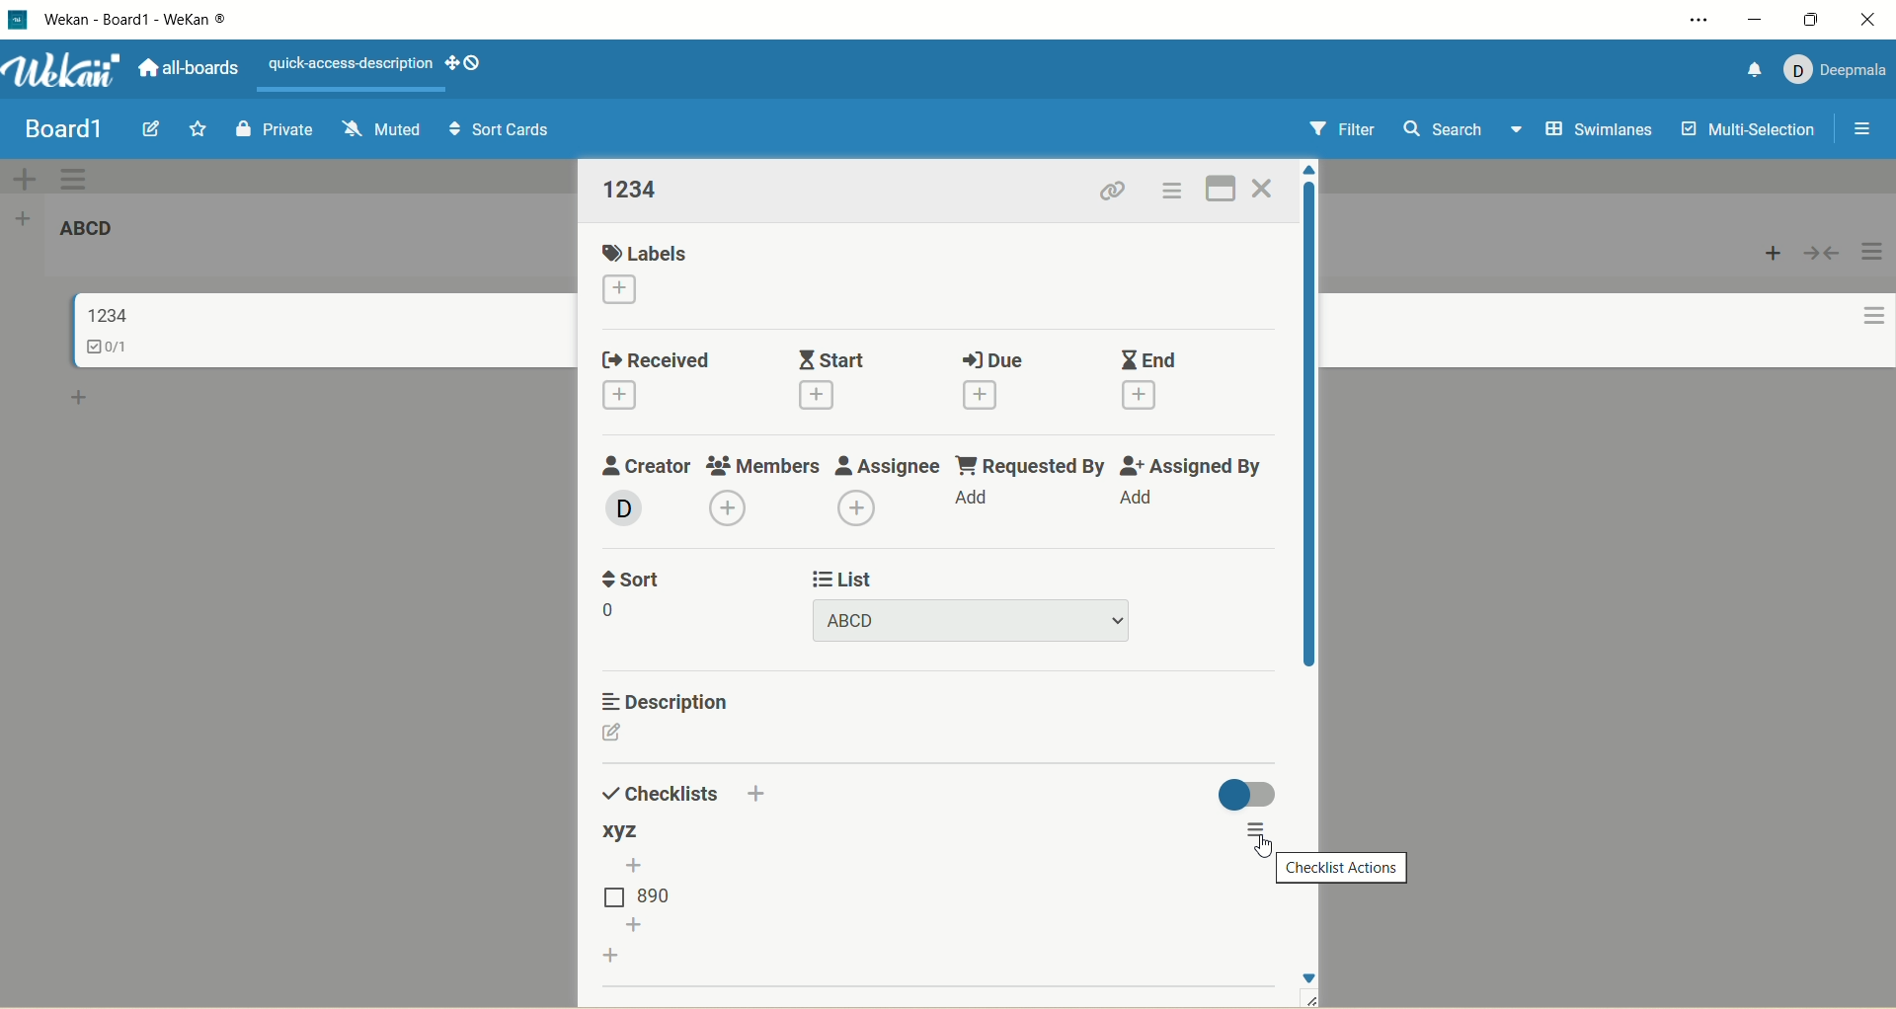 This screenshot has width=1896, height=1009. I want to click on add card, so click(1771, 256).